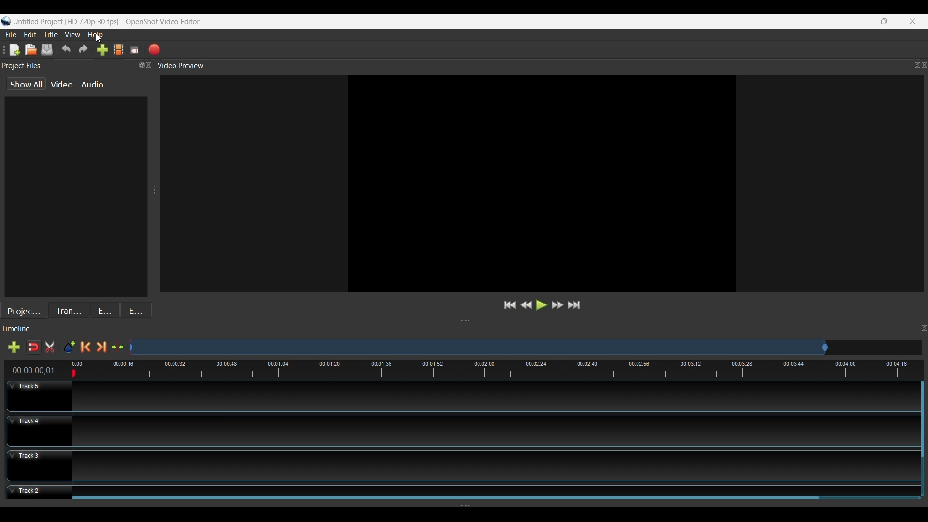 Image resolution: width=928 pixels, height=522 pixels. I want to click on New Project, so click(31, 49).